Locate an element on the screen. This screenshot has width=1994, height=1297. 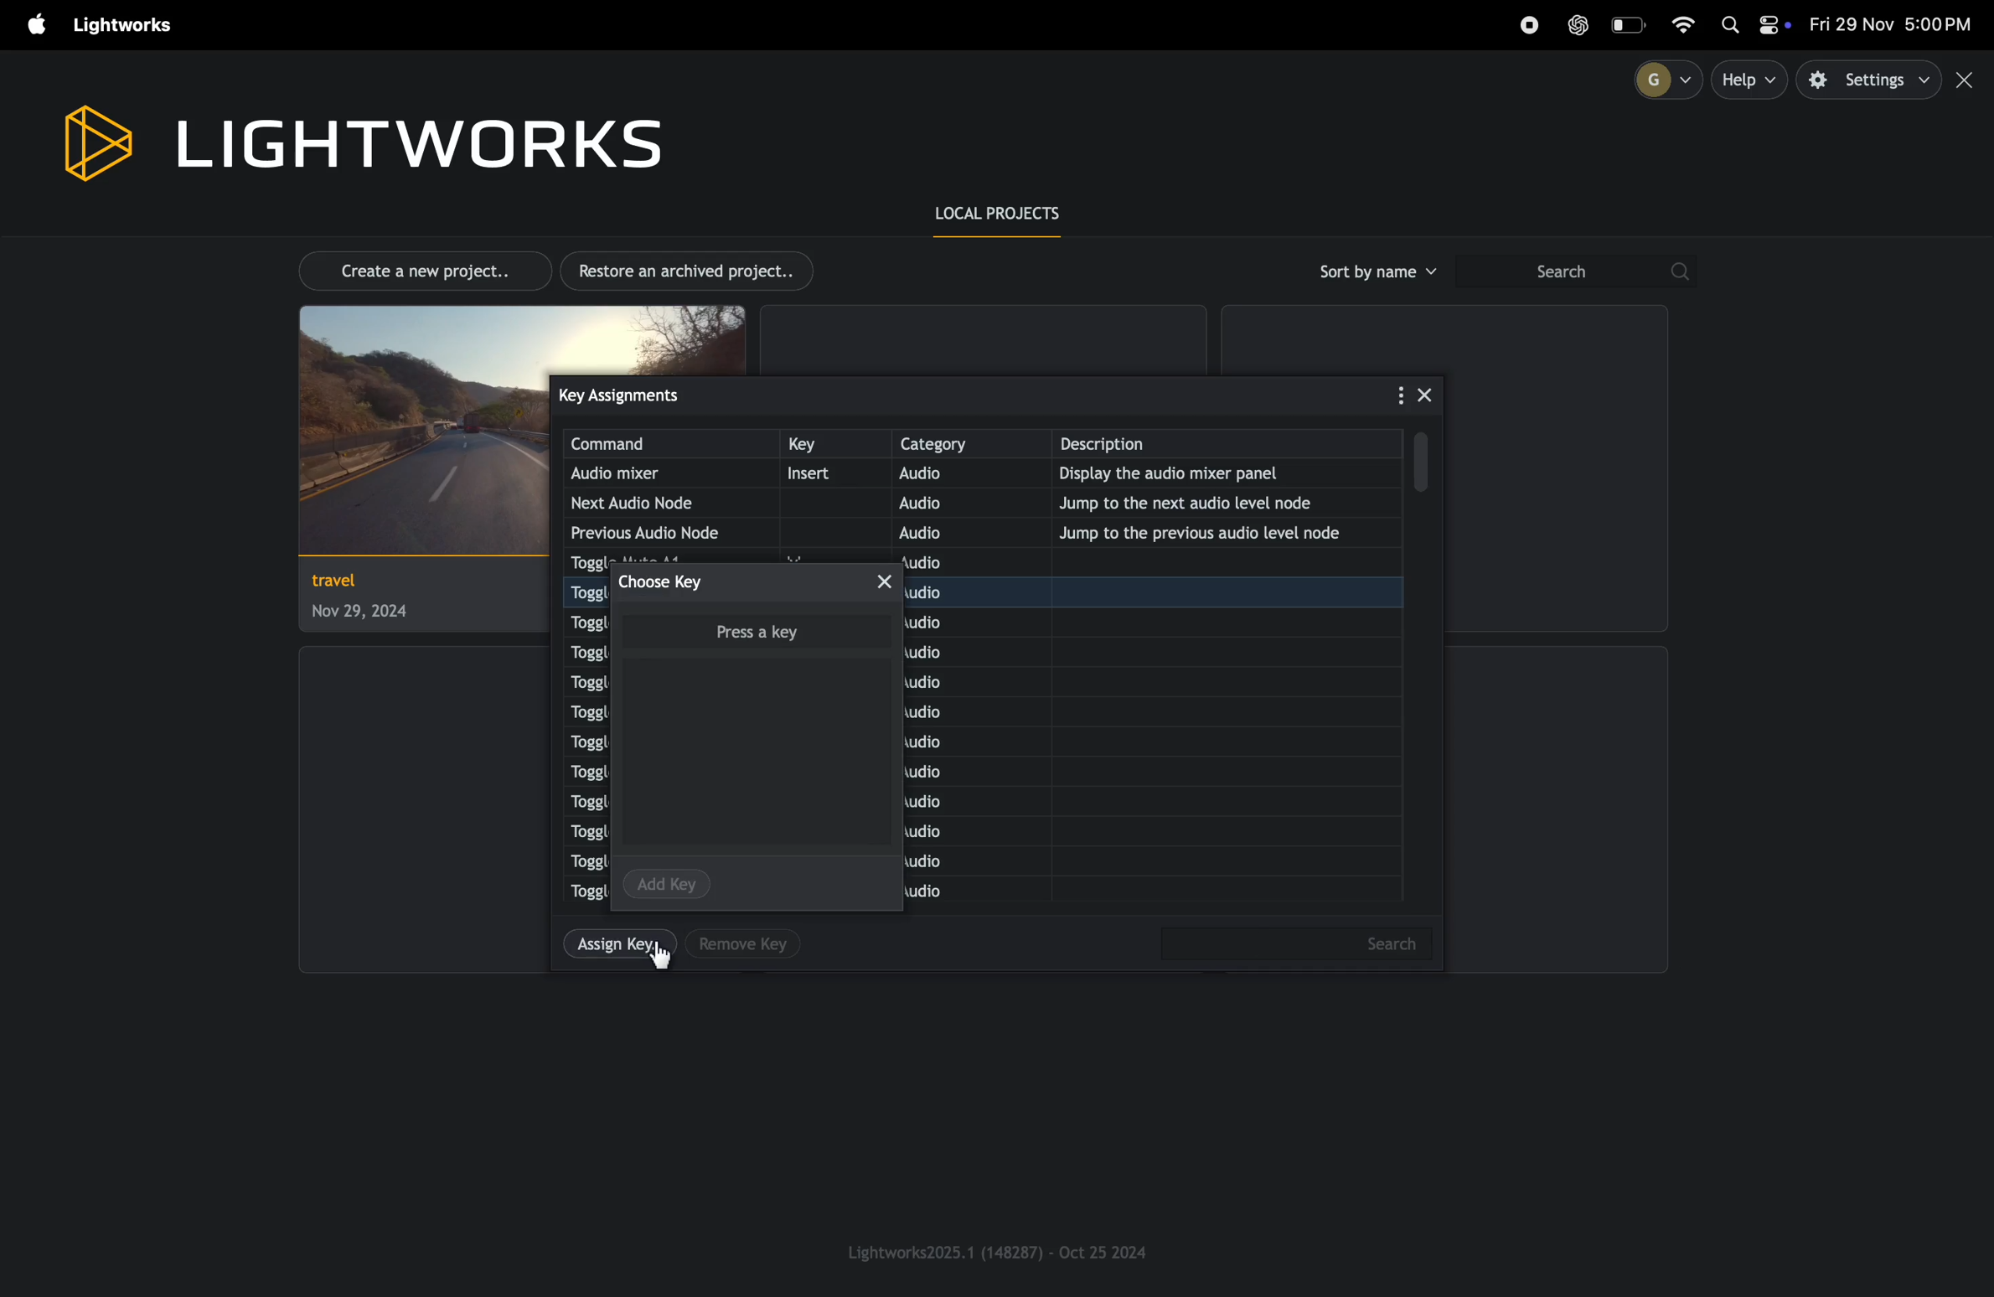
jump to the next audio is located at coordinates (1223, 502).